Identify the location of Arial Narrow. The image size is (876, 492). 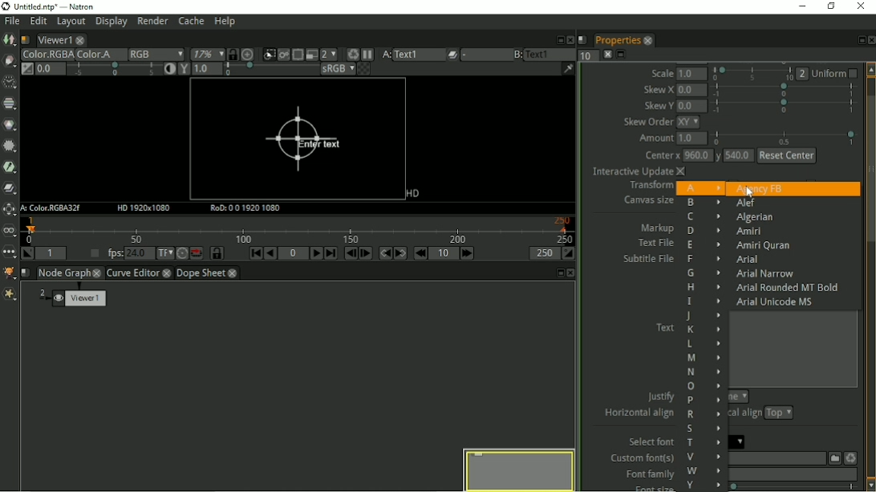
(764, 274).